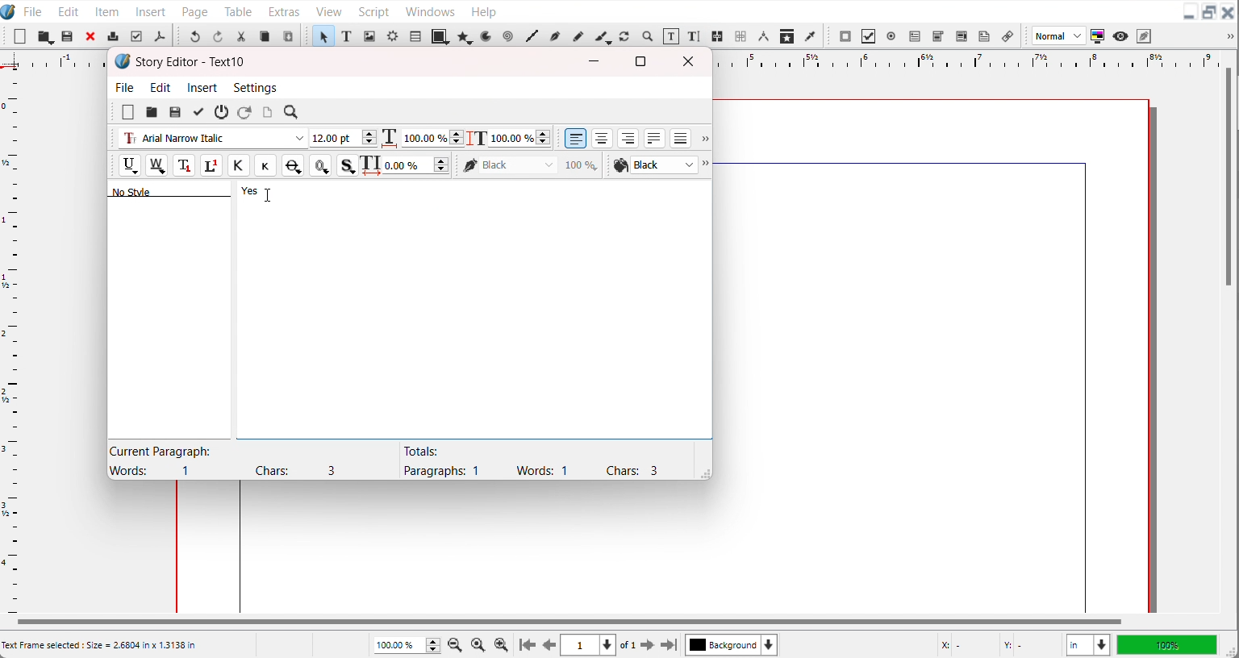 The width and height of the screenshot is (1239, 658). What do you see at coordinates (129, 165) in the screenshot?
I see `Underline` at bounding box center [129, 165].